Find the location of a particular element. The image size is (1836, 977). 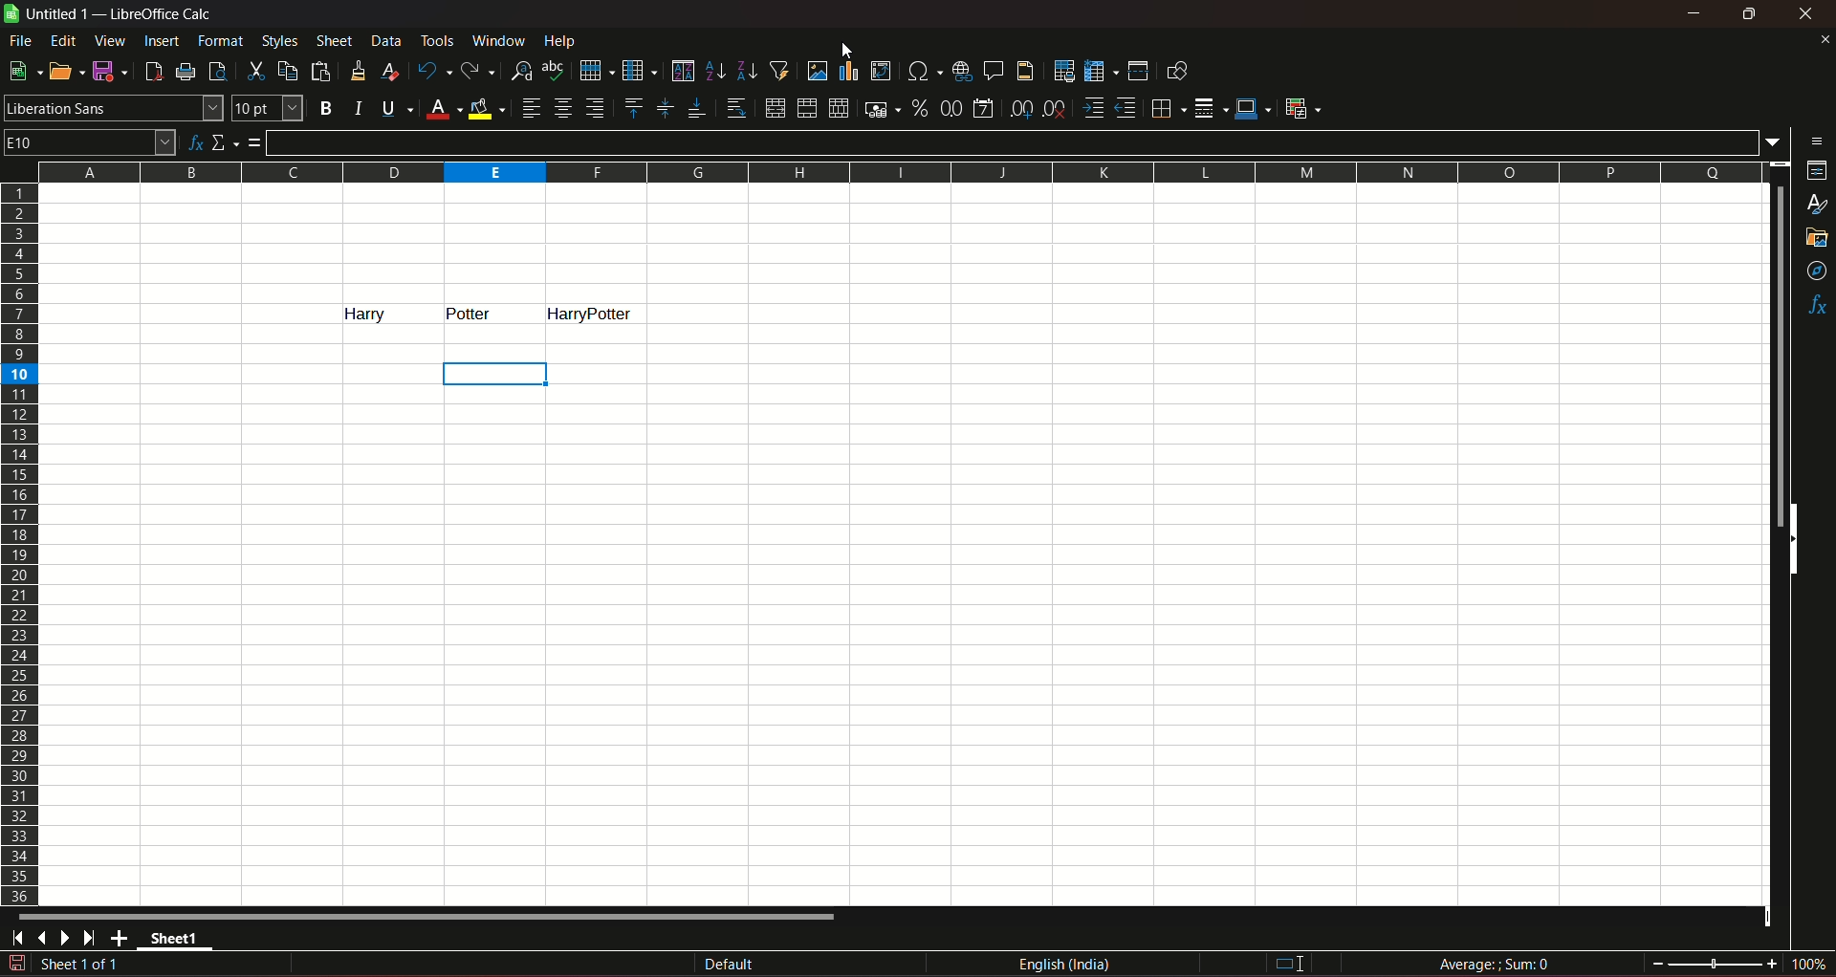

new is located at coordinates (22, 71).